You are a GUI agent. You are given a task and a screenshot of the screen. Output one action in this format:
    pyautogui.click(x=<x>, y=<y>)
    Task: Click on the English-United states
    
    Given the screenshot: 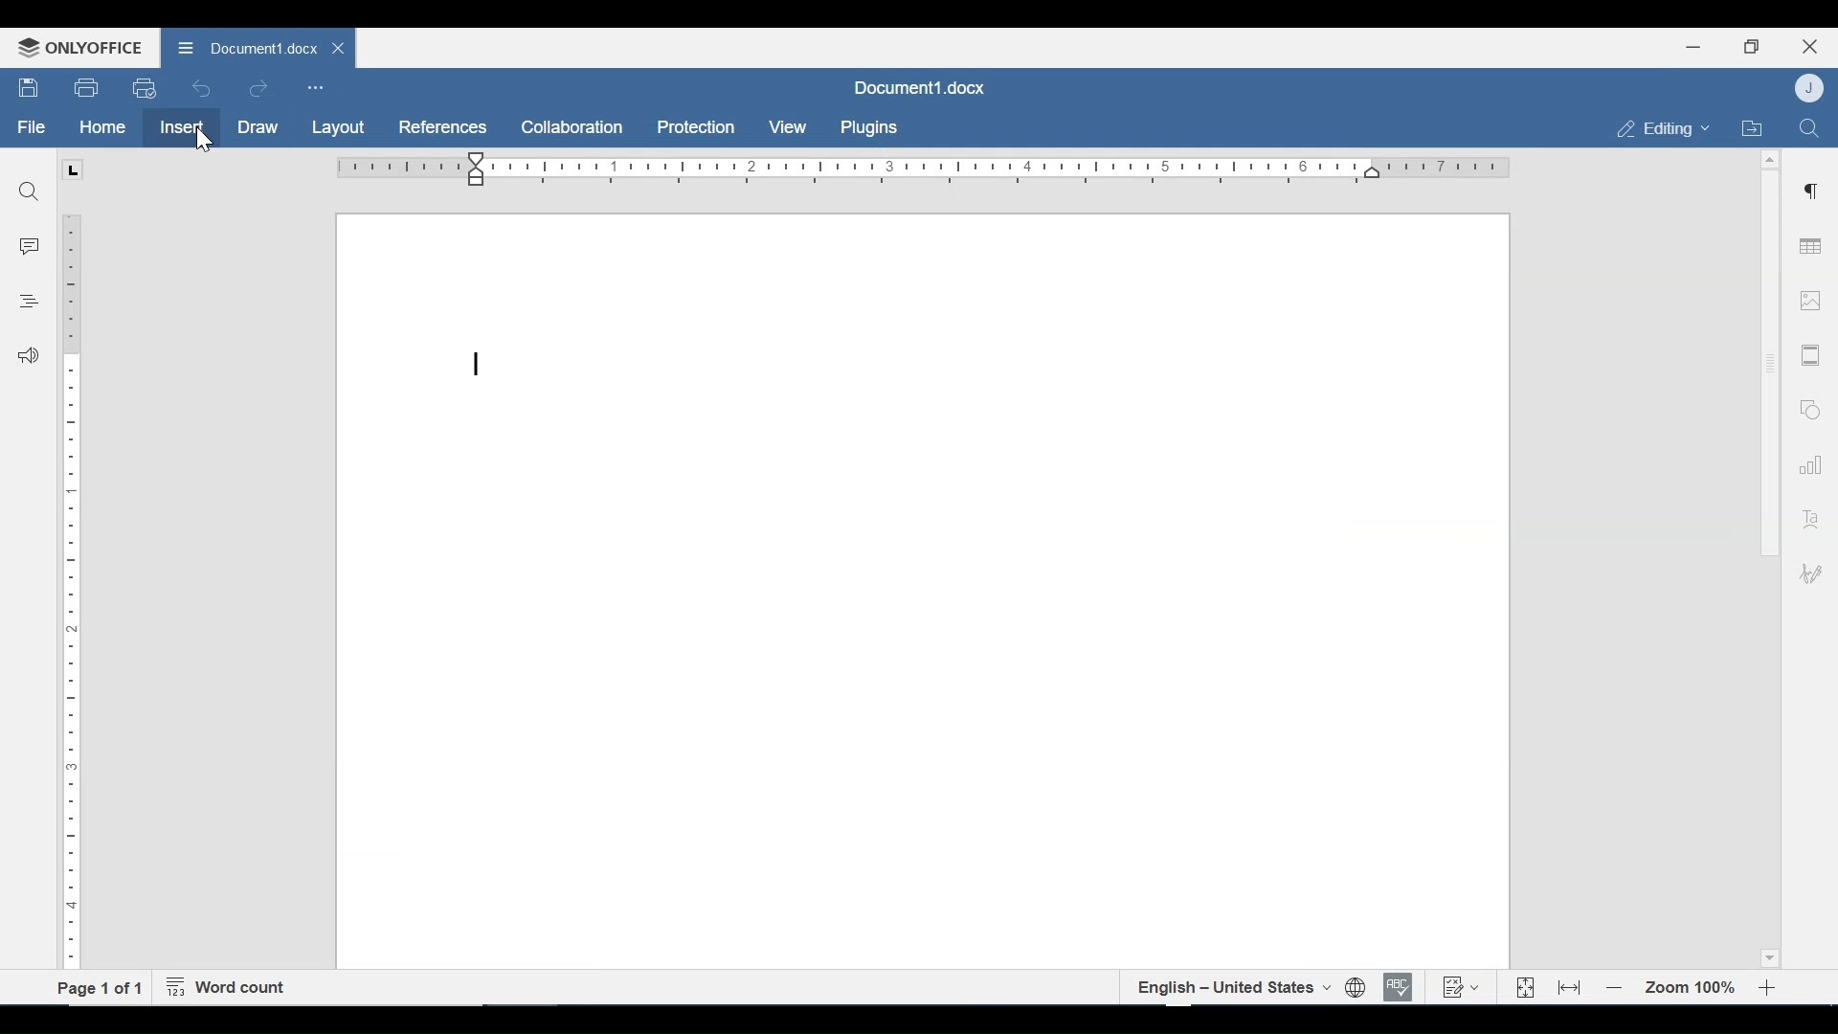 What is the action you would take?
    pyautogui.click(x=1232, y=987)
    